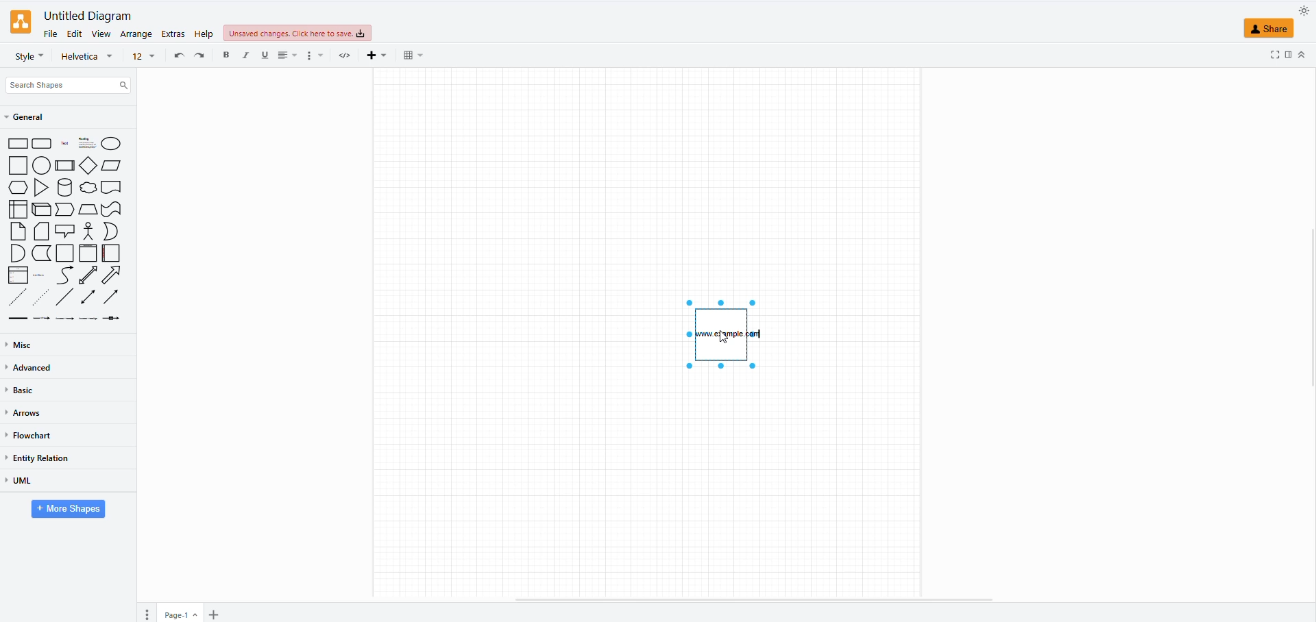 The image size is (1316, 622). I want to click on font size, so click(144, 57).